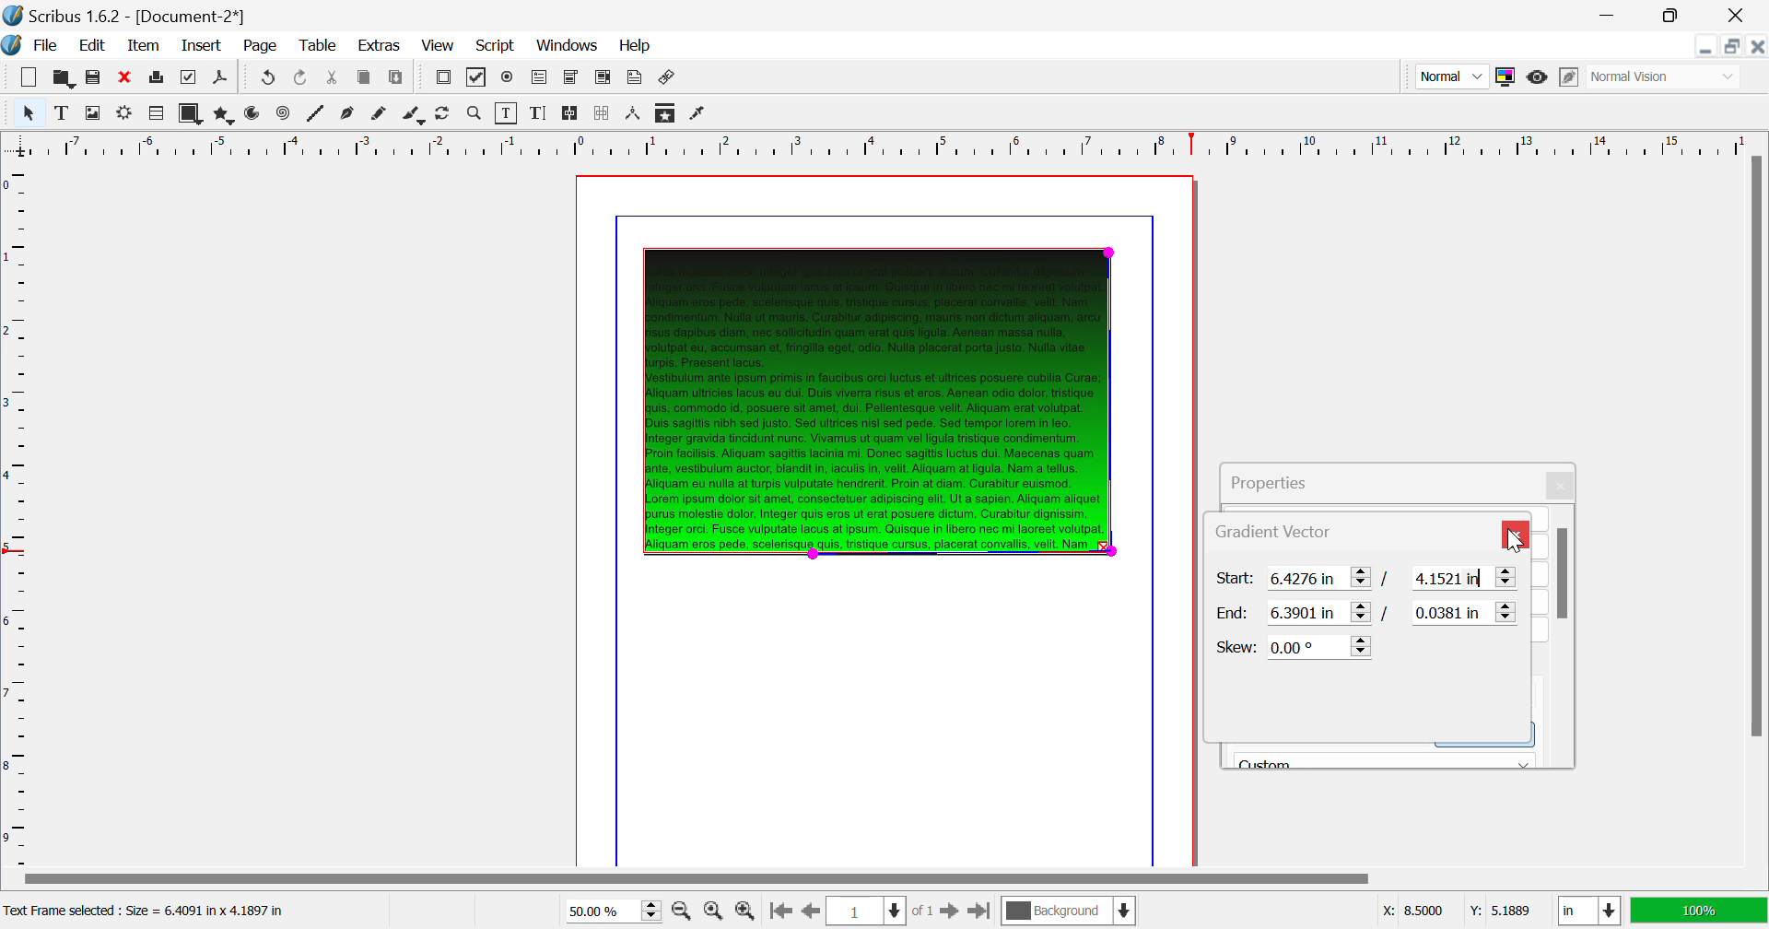 This screenshot has width=1769, height=929. Describe the element at coordinates (874, 402) in the screenshot. I see `Gradient Effect Changed` at that location.